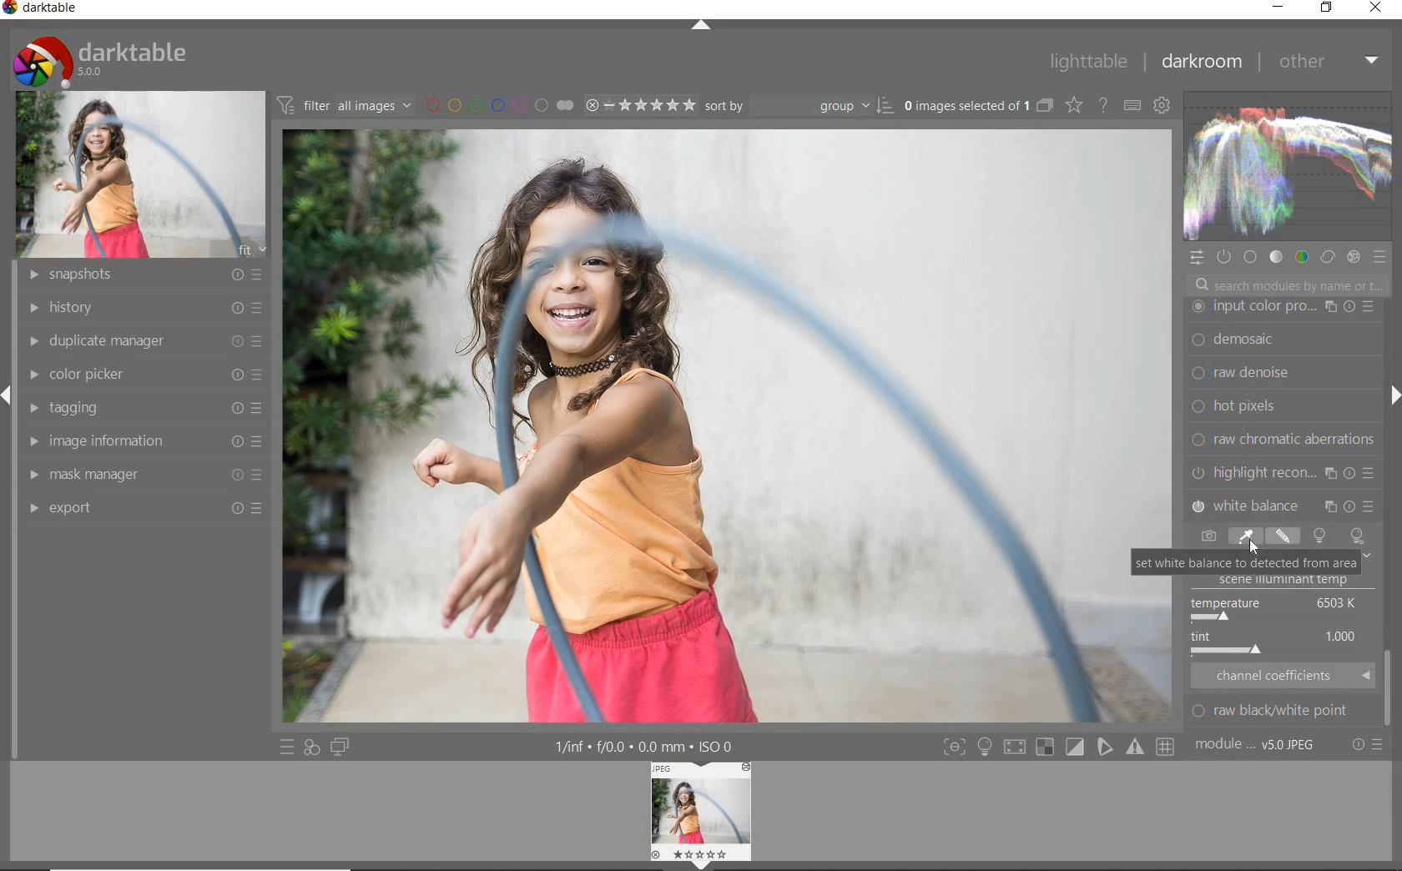  What do you see at coordinates (1162, 107) in the screenshot?
I see `show global preference` at bounding box center [1162, 107].